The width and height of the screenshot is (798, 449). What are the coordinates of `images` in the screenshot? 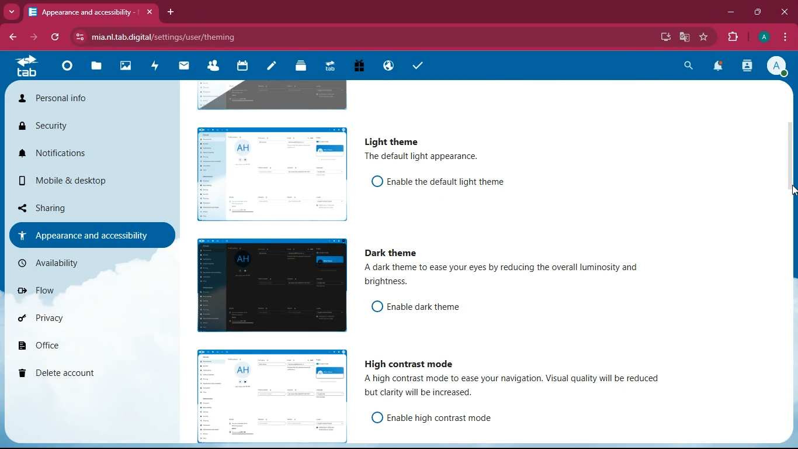 It's located at (123, 67).